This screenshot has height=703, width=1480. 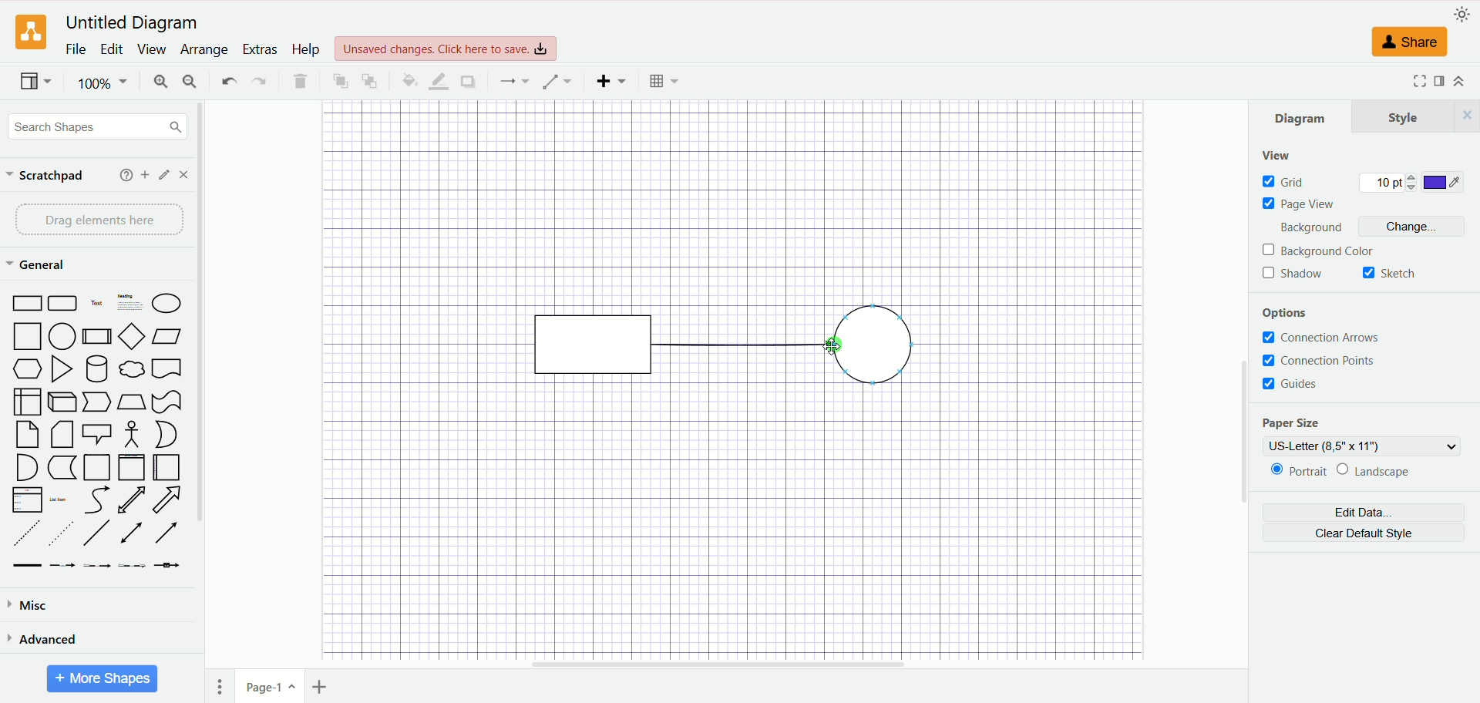 I want to click on general, so click(x=36, y=264).